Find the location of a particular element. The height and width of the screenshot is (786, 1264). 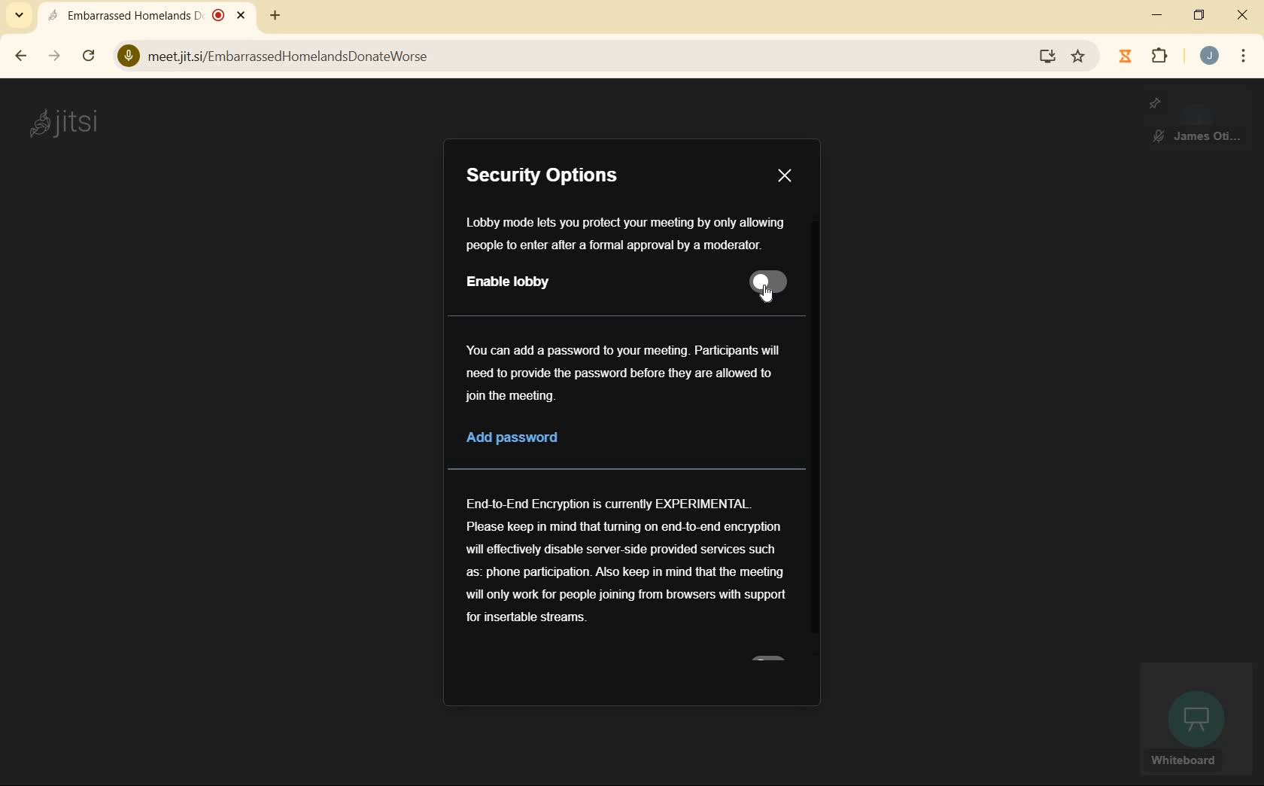

restore down is located at coordinates (1199, 16).